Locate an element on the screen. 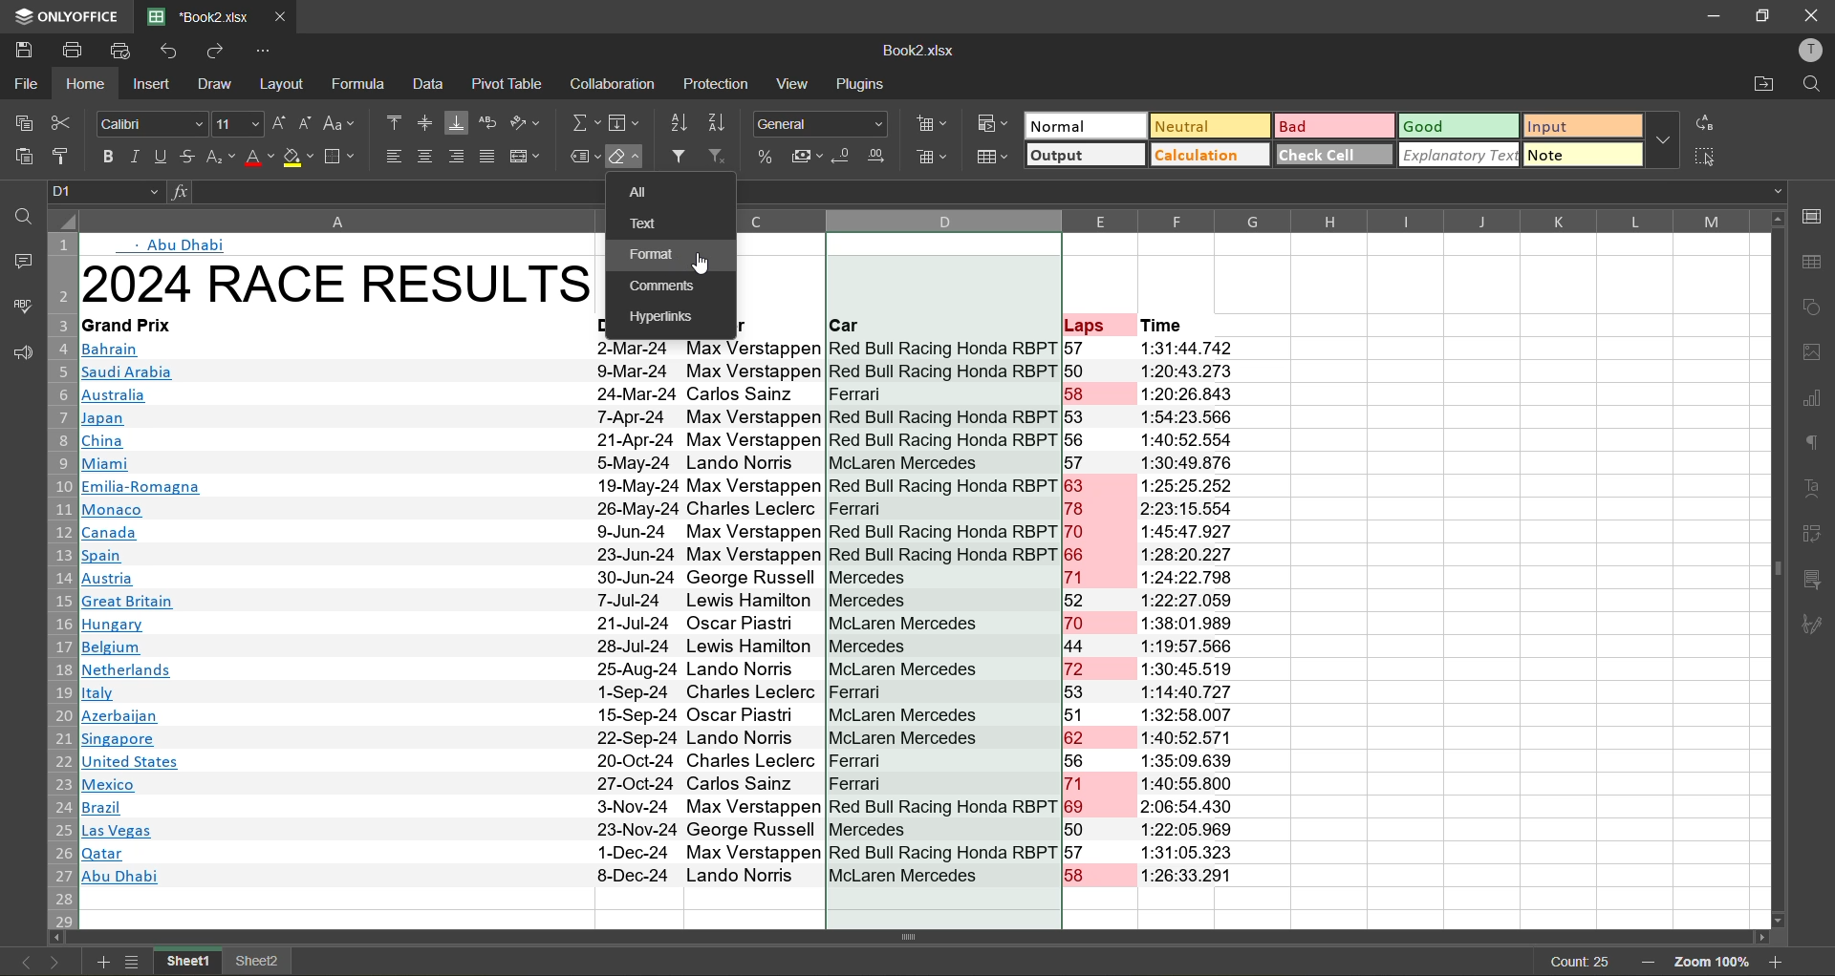 This screenshot has width=1835, height=976. Las Vegas 23-Nov-24 George Russell Mercedes 50 1:22:05.969 is located at coordinates (659, 833).